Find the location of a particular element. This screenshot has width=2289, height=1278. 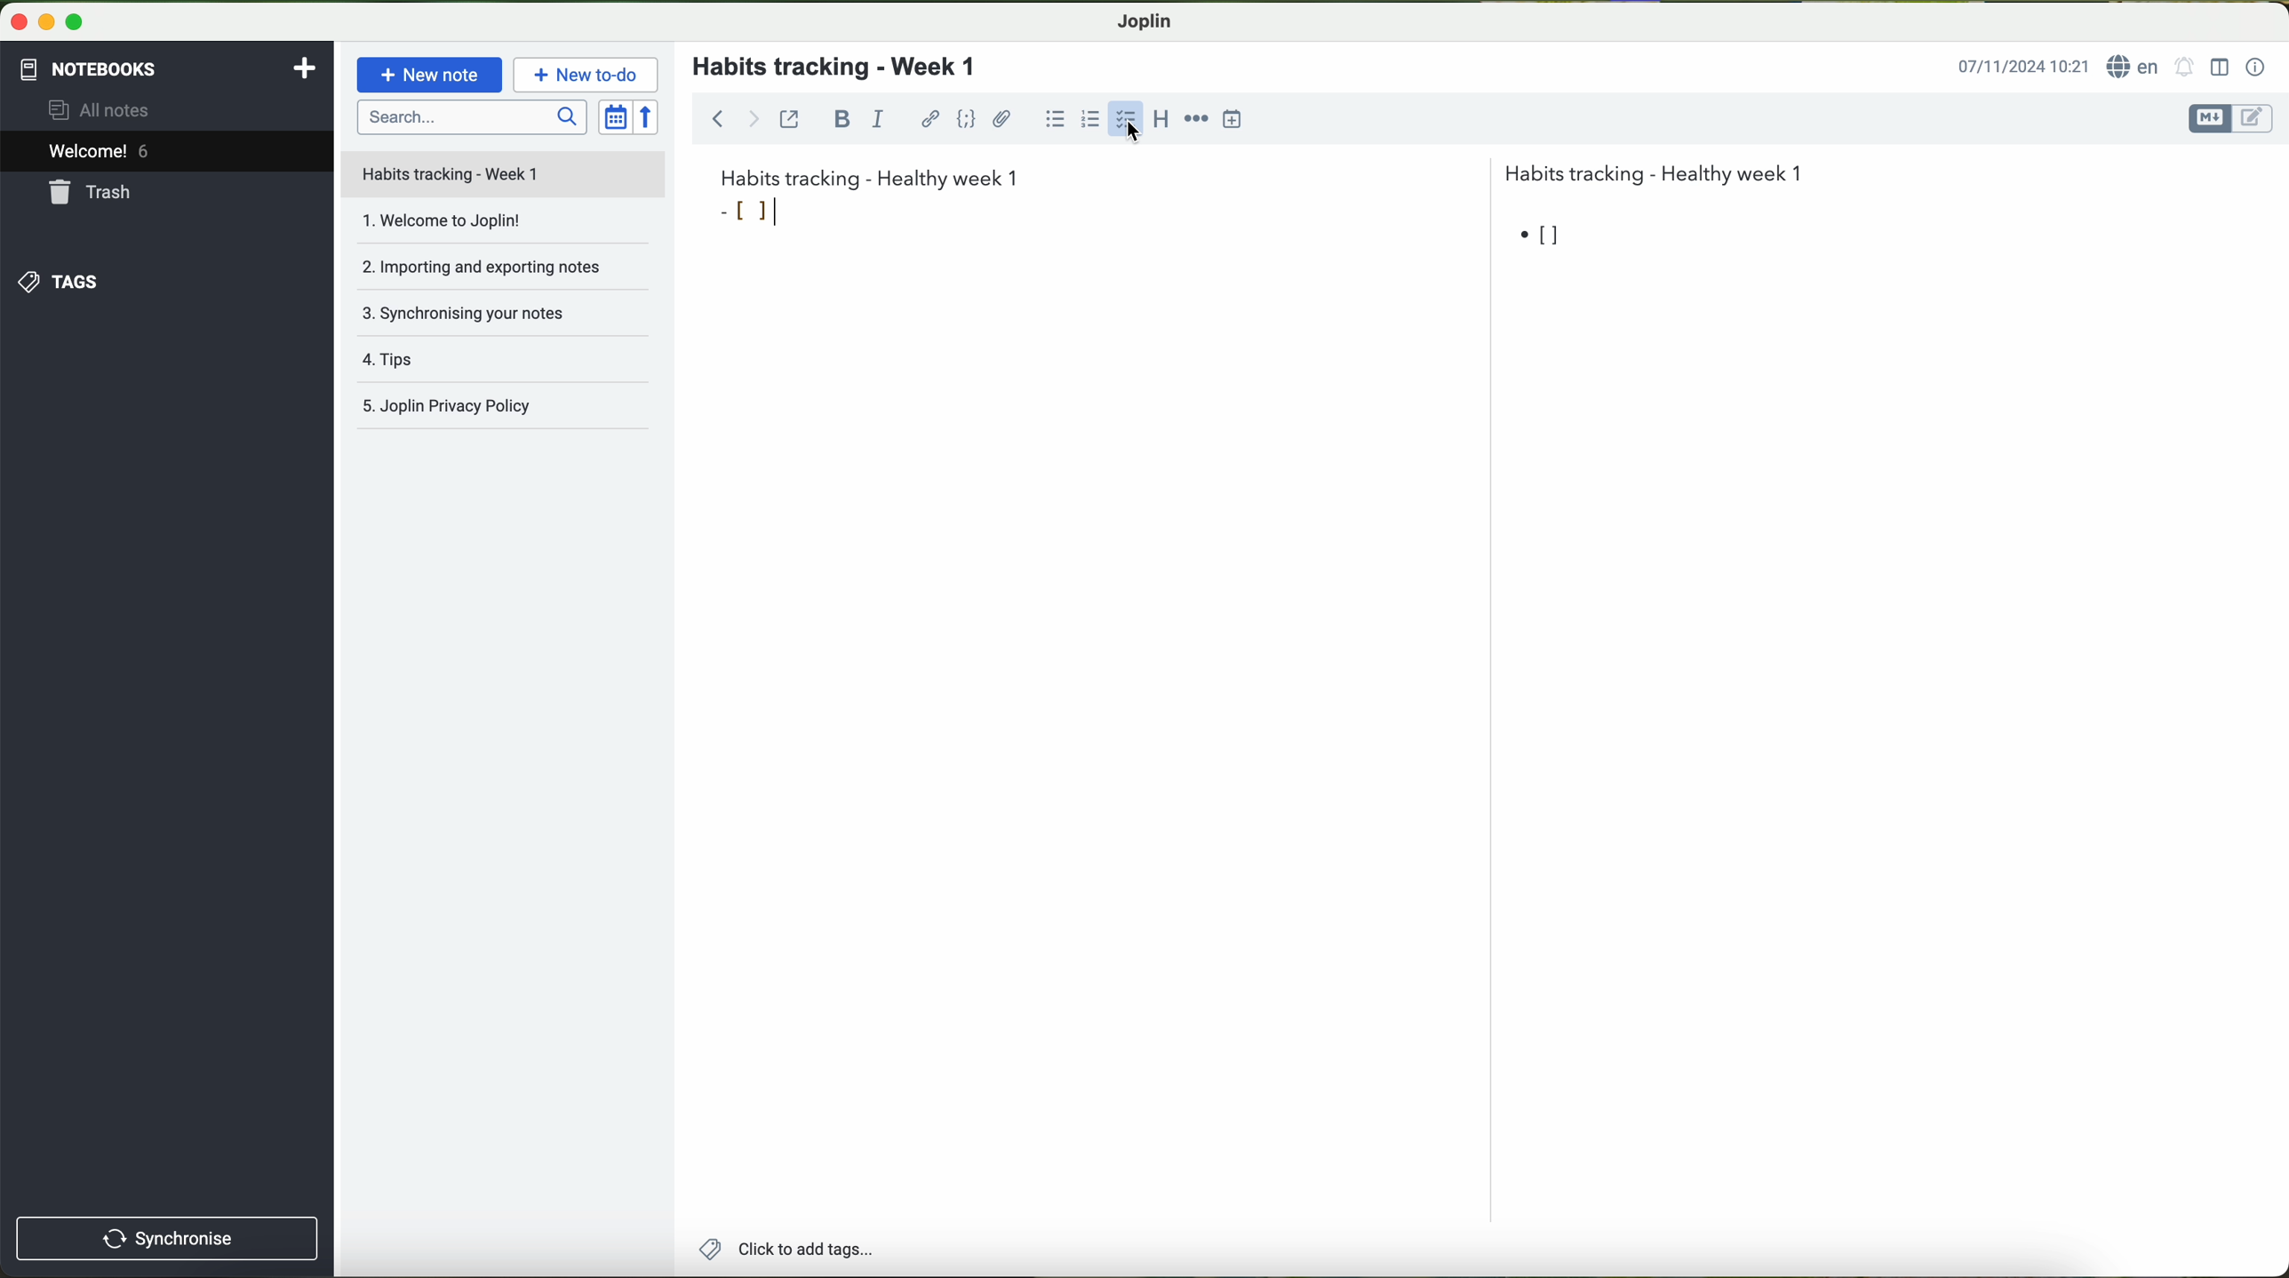

bulleted list is located at coordinates (1055, 118).